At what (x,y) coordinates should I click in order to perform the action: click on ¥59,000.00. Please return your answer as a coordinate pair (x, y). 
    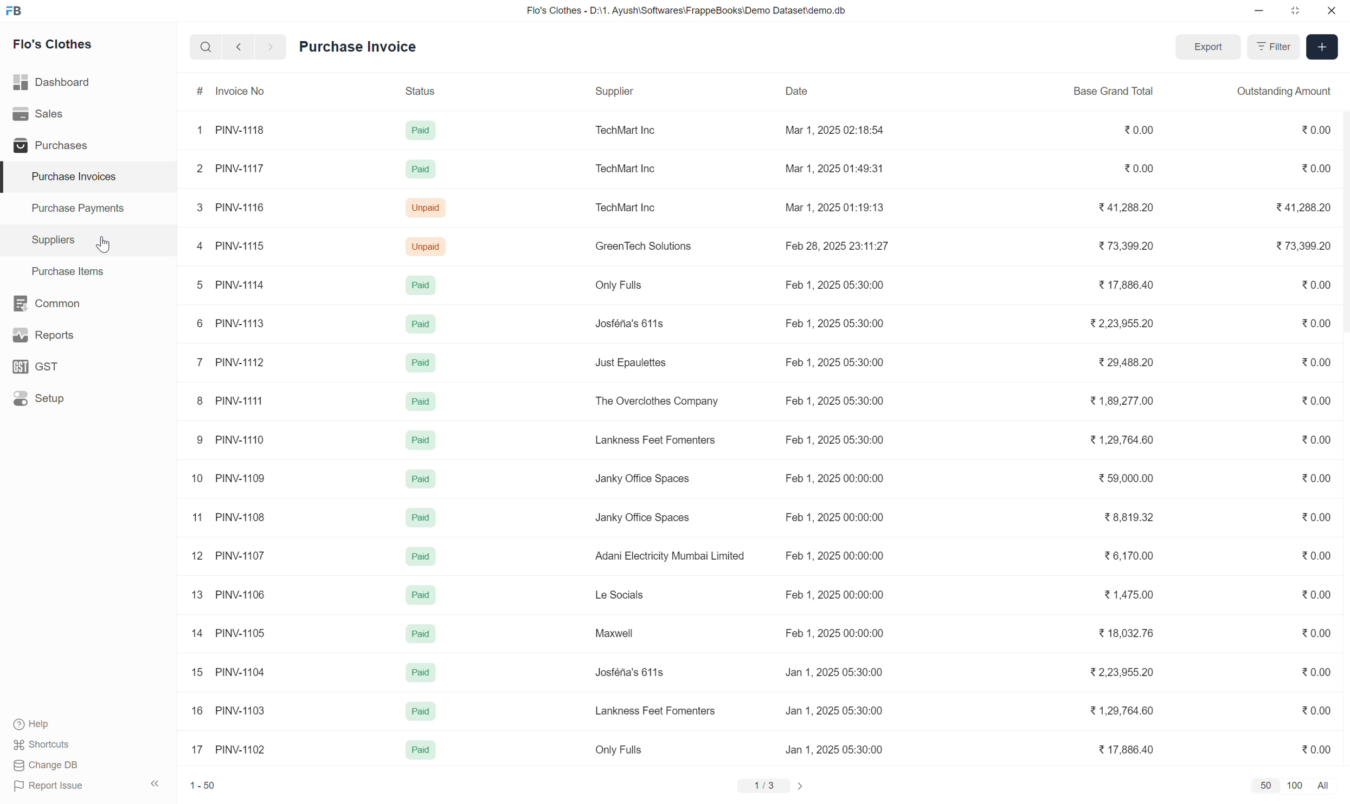
    Looking at the image, I should click on (1122, 478).